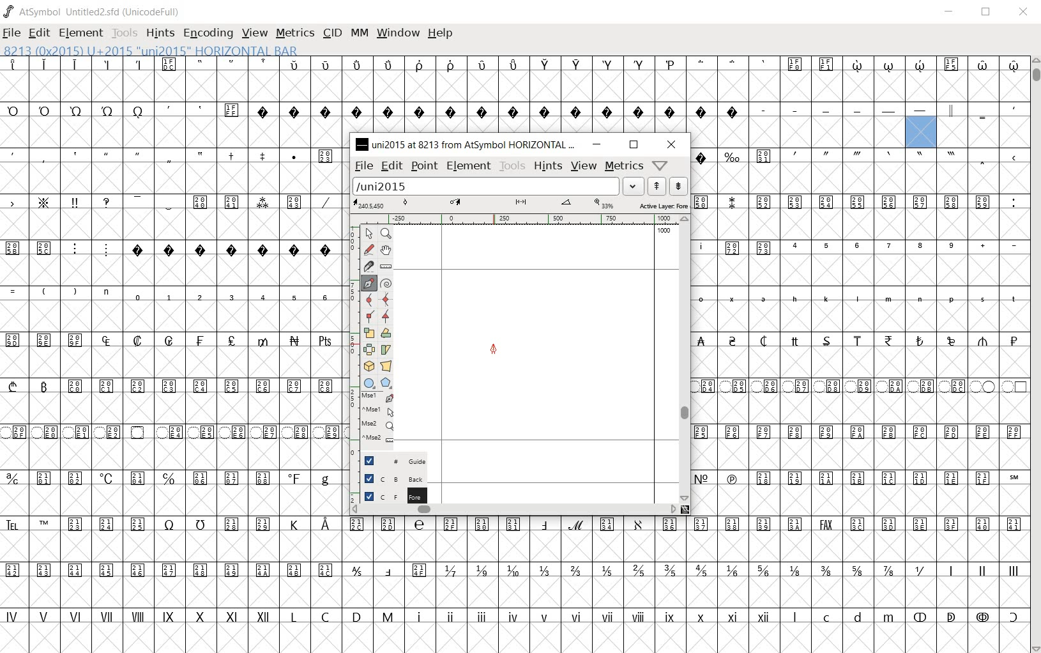 This screenshot has height=653, width=1041. I want to click on flip the selection, so click(369, 349).